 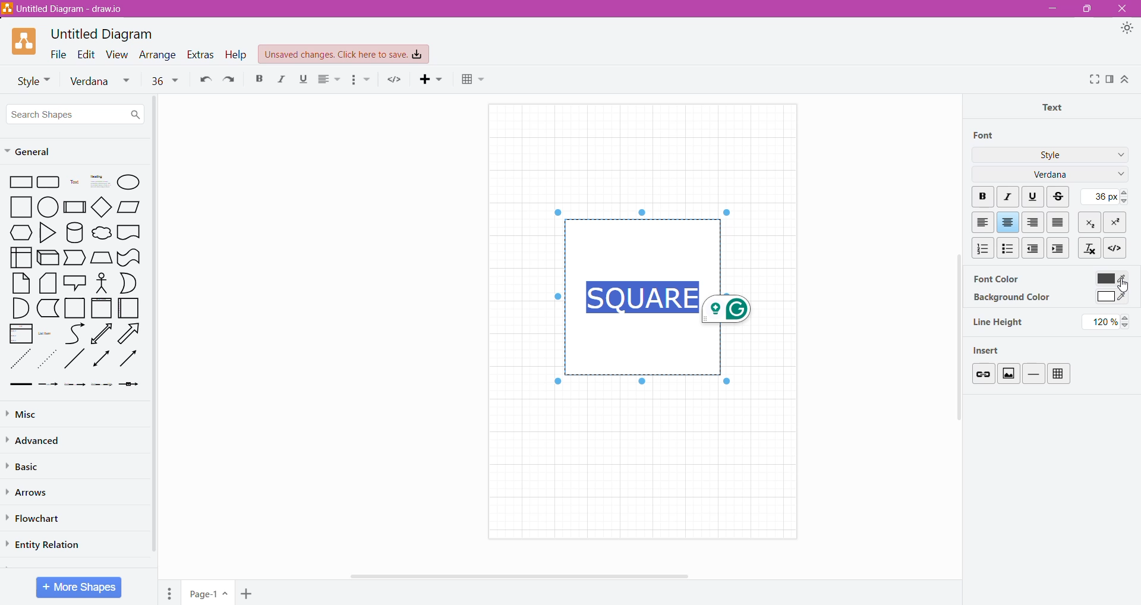 I want to click on General, so click(x=34, y=152).